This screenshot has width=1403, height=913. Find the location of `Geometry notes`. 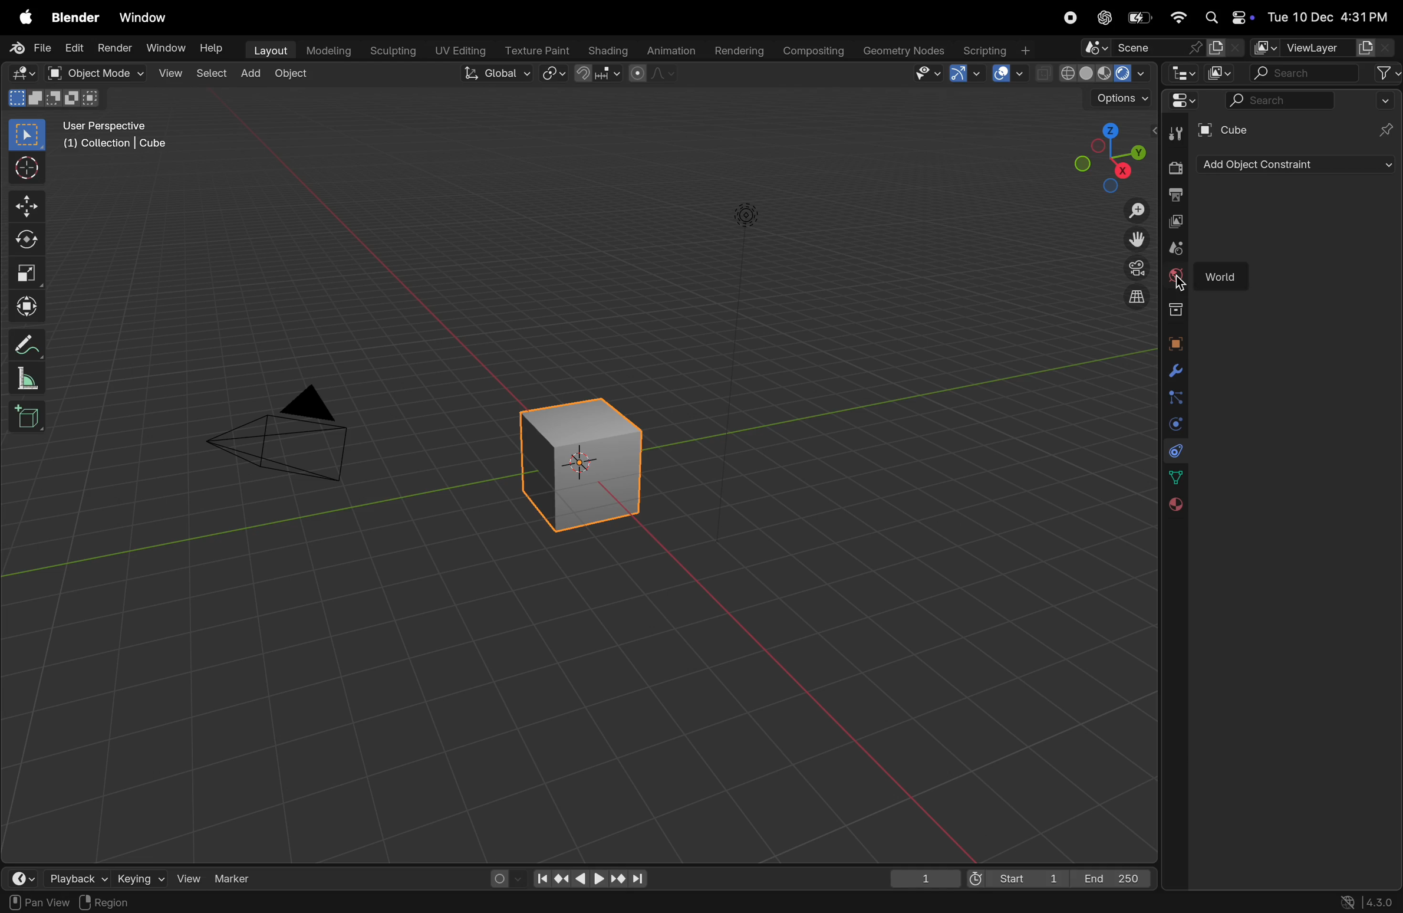

Geometry notes is located at coordinates (902, 50).